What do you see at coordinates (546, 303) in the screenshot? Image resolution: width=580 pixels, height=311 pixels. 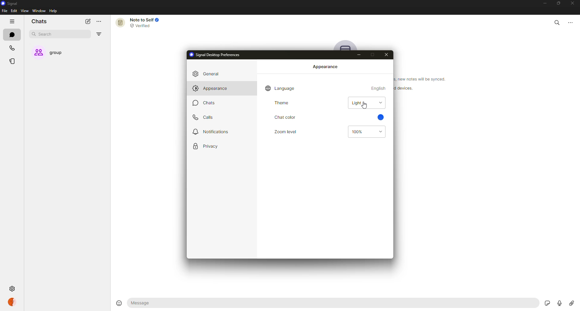 I see `stickers` at bounding box center [546, 303].